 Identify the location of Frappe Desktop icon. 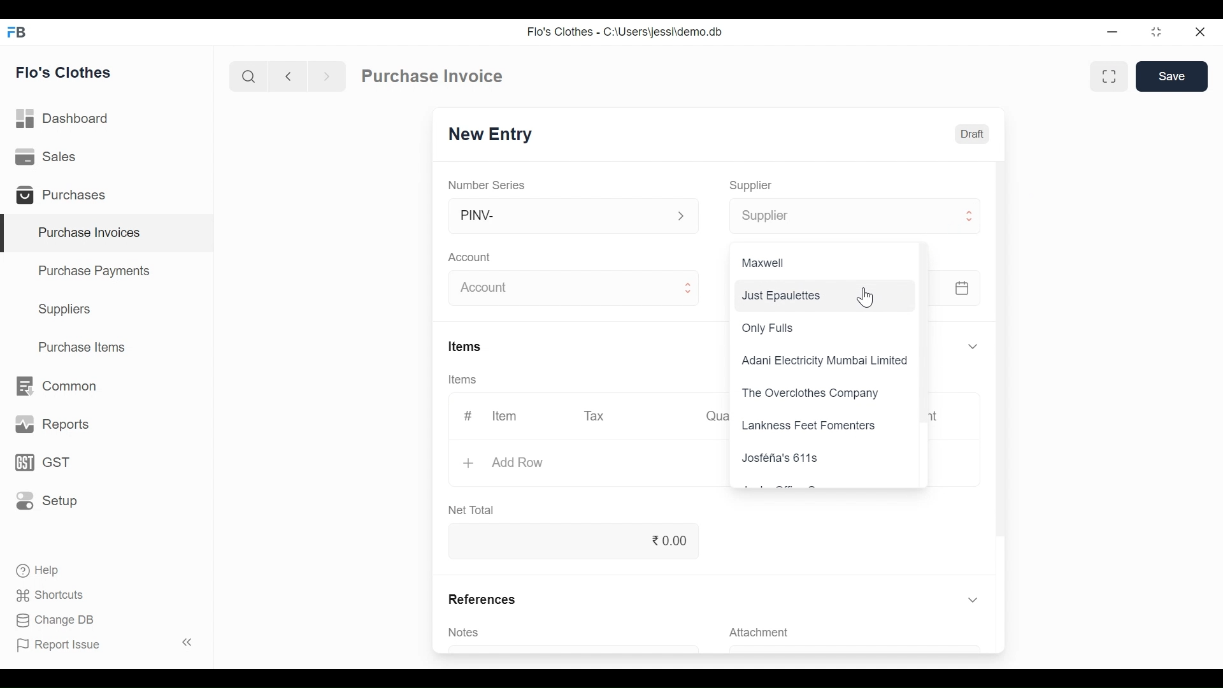
(20, 33).